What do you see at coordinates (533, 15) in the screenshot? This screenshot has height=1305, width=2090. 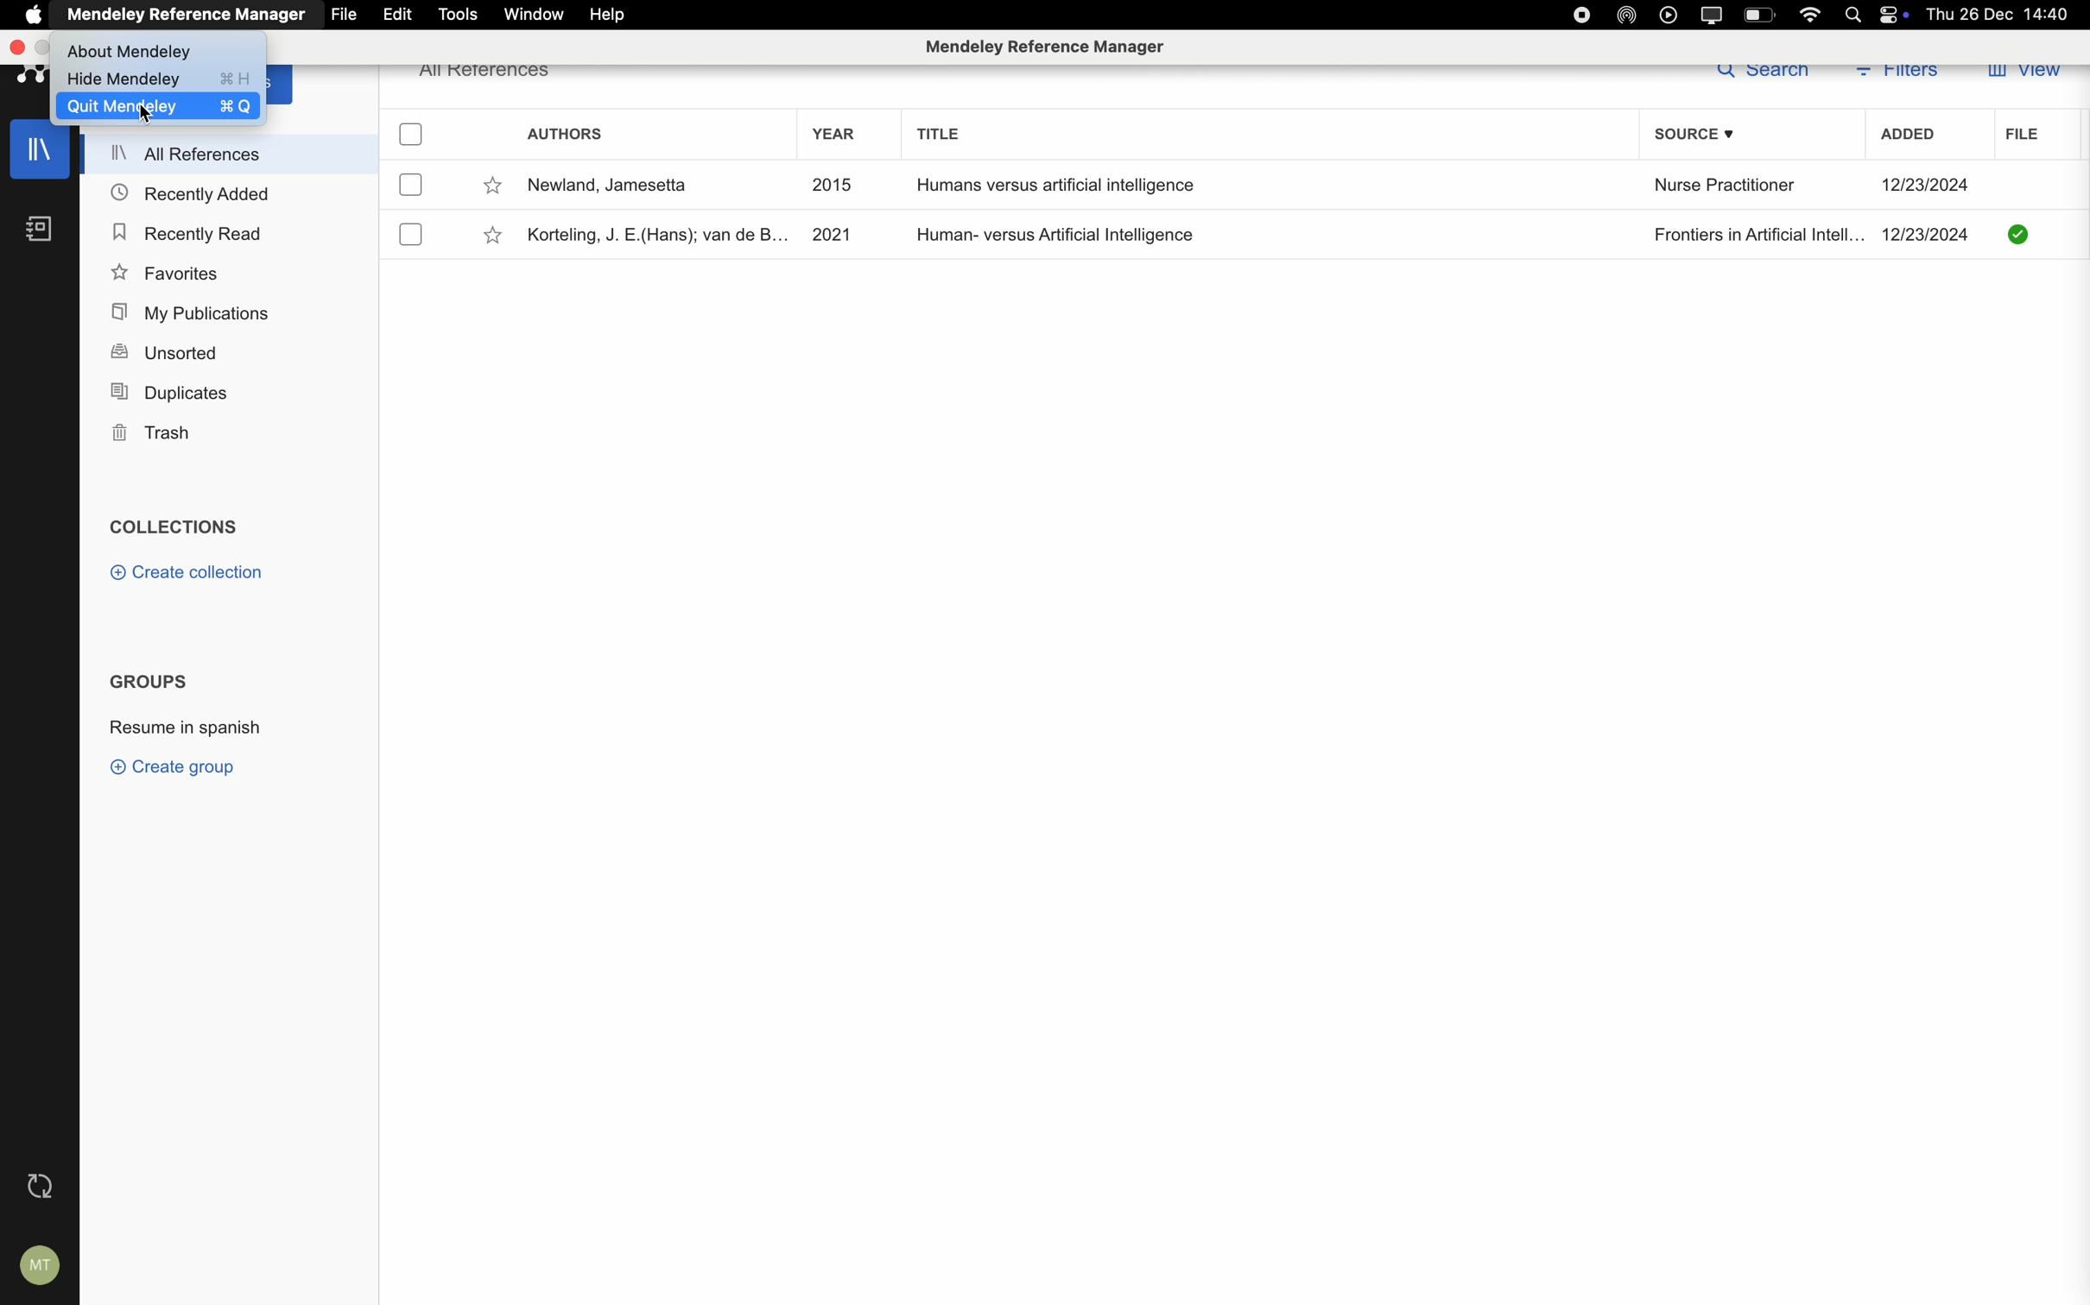 I see `window` at bounding box center [533, 15].